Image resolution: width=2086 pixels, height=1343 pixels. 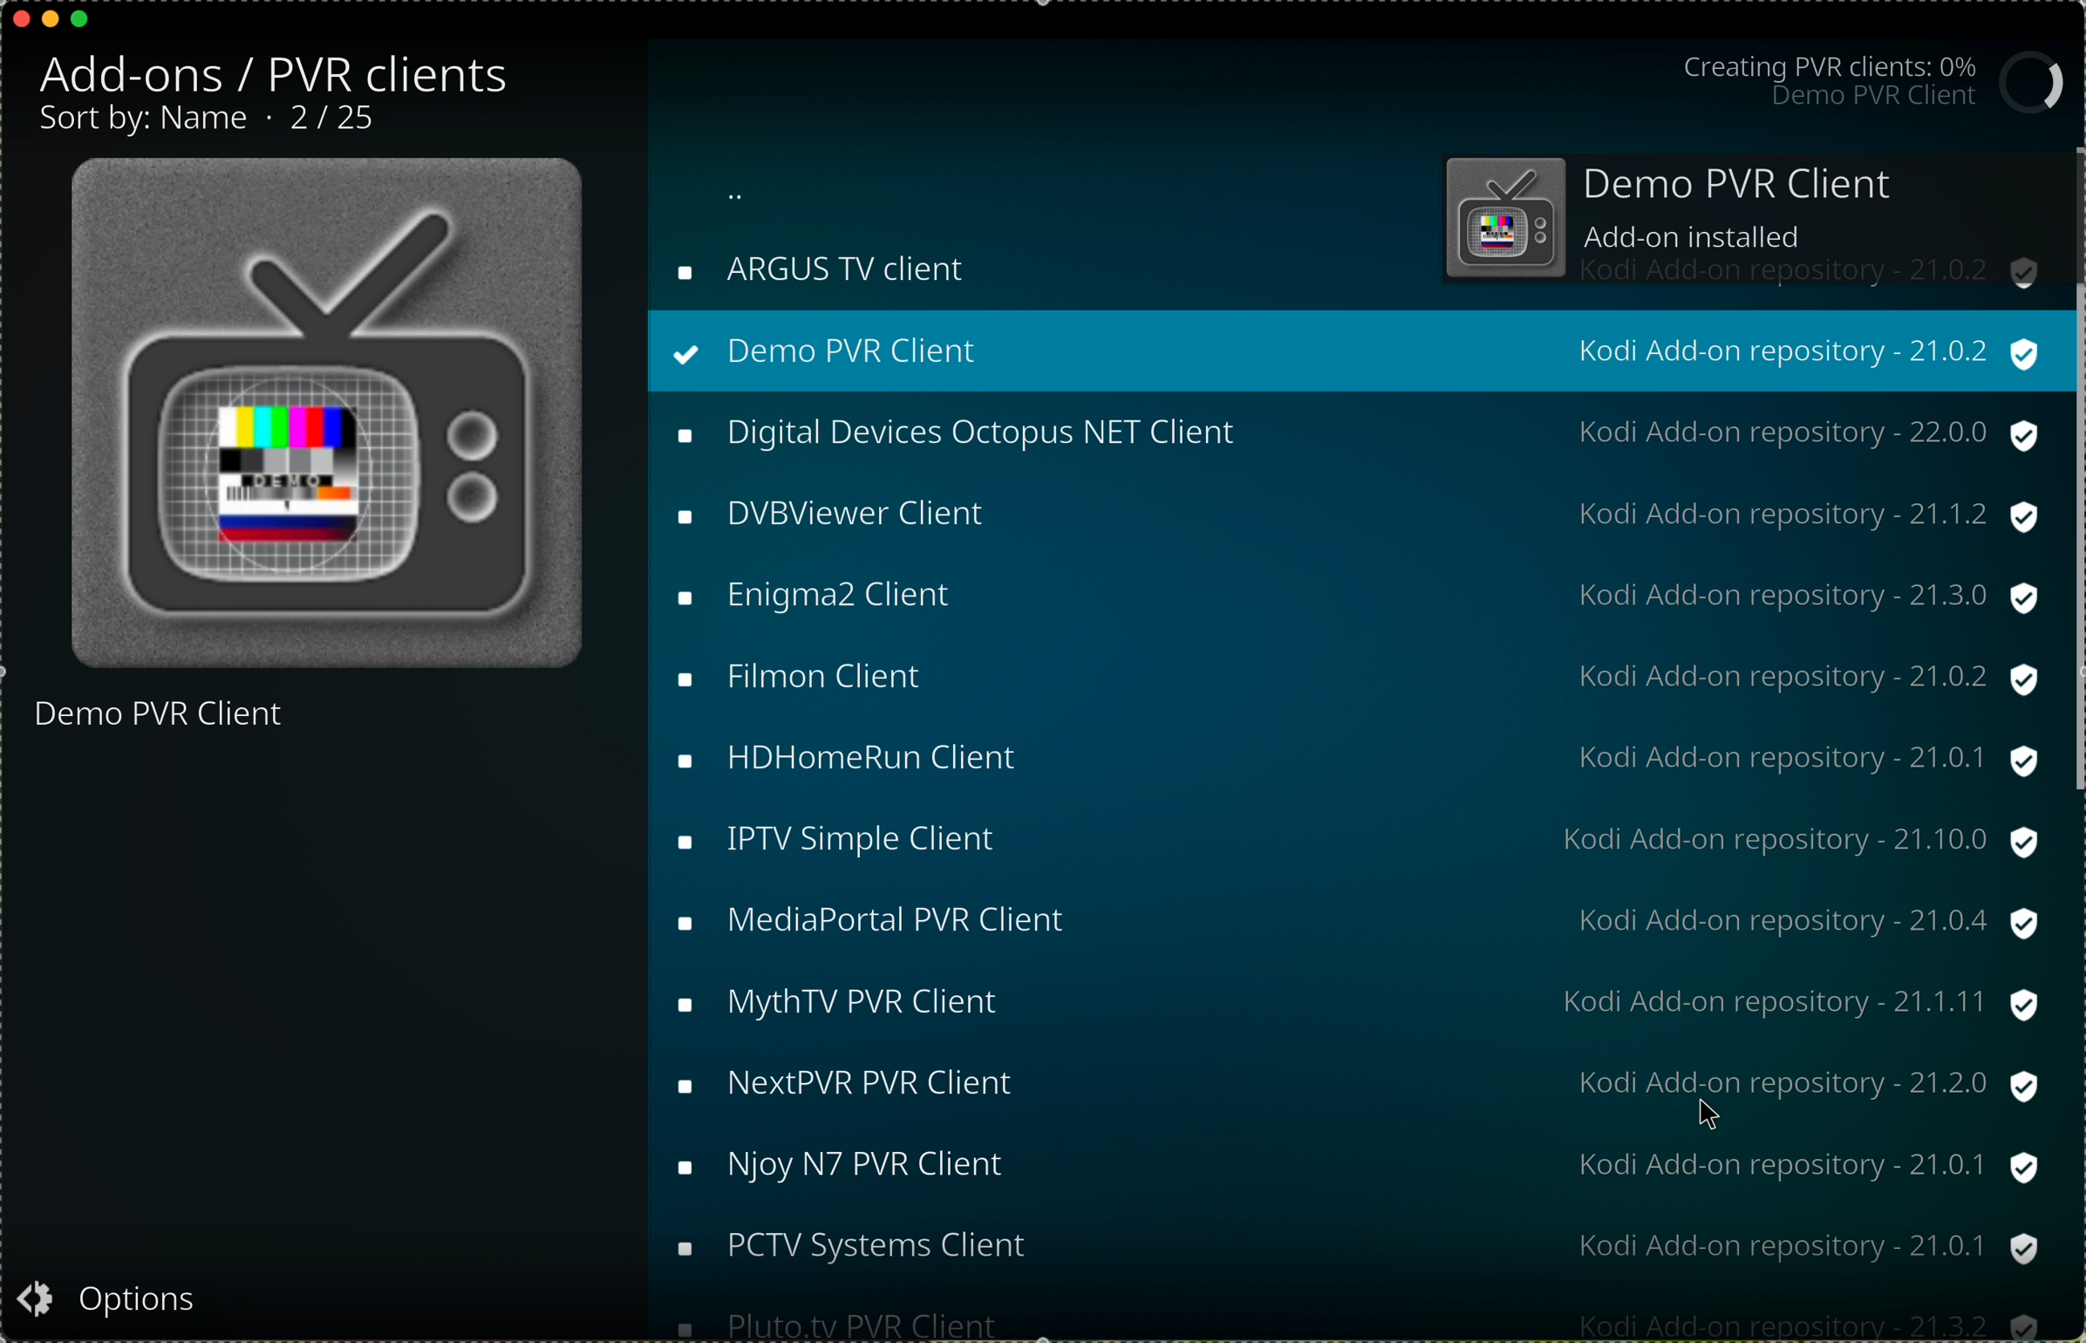 I want to click on minimize, so click(x=51, y=26).